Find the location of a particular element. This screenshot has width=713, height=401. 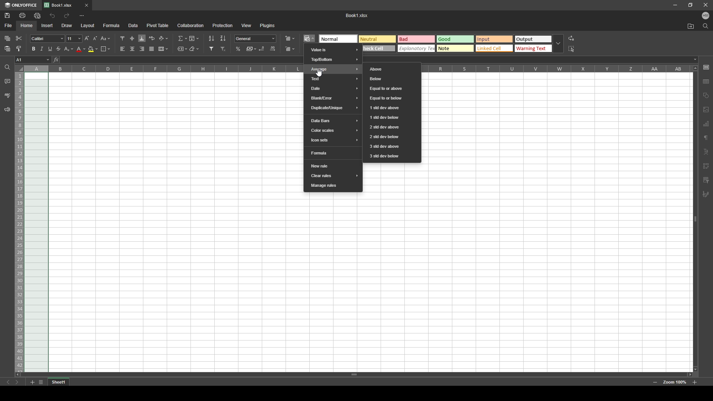

number format is located at coordinates (255, 38).